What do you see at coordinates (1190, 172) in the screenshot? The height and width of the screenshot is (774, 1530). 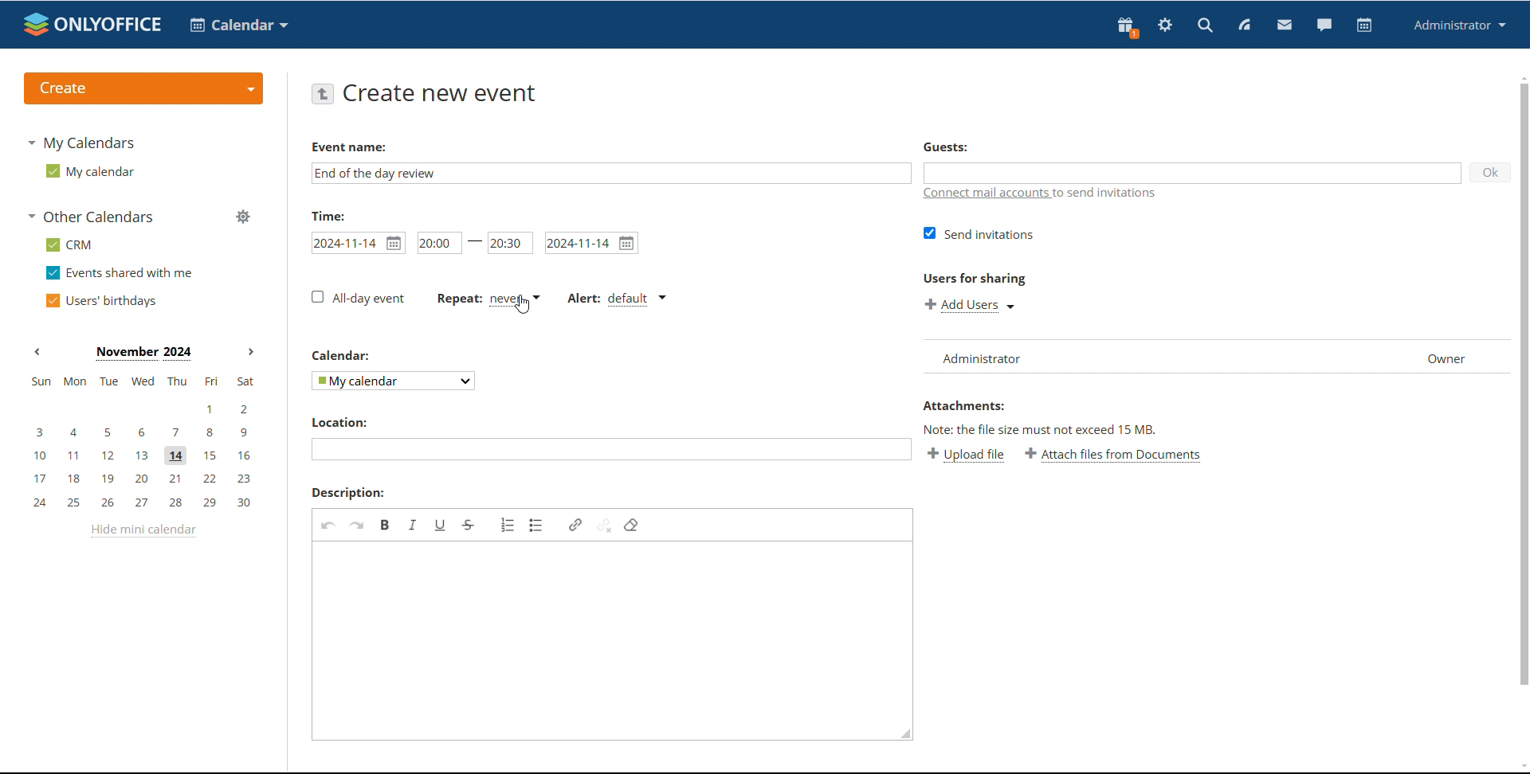 I see `add guests` at bounding box center [1190, 172].